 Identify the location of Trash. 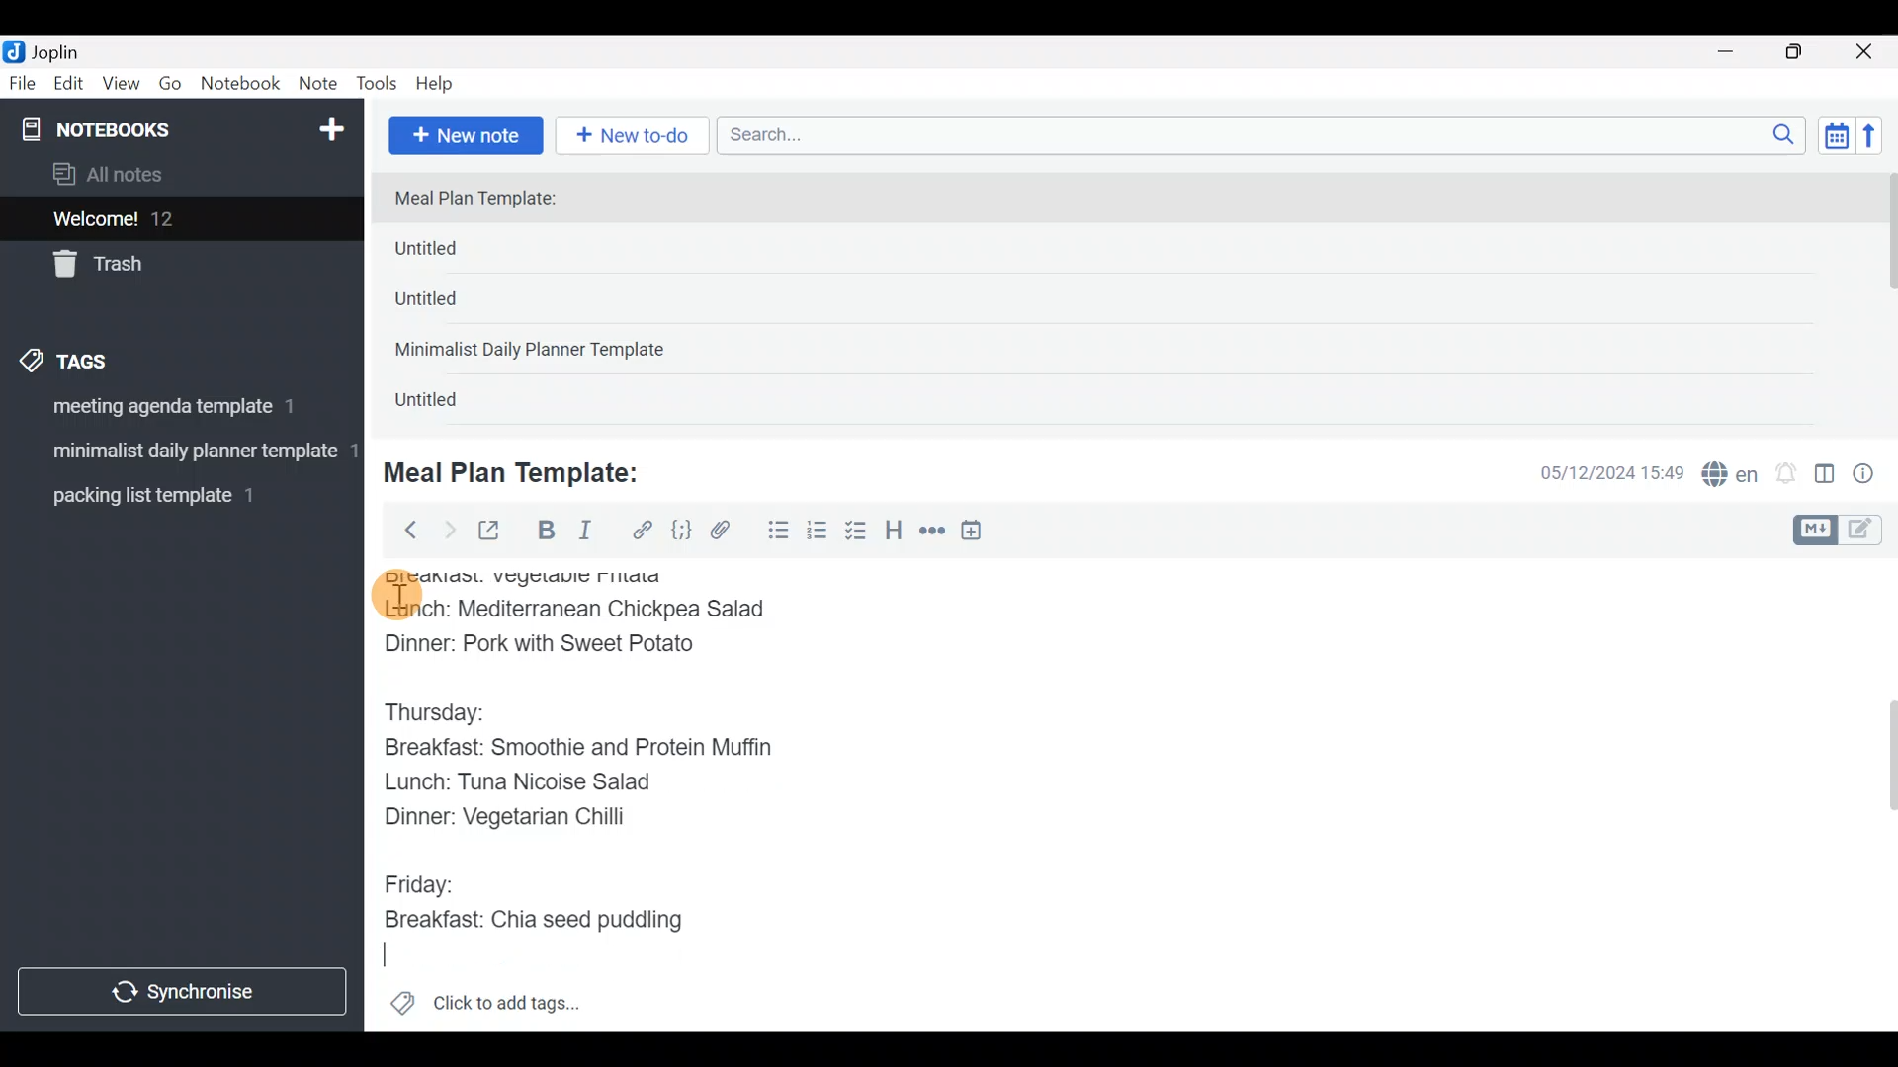
(170, 266).